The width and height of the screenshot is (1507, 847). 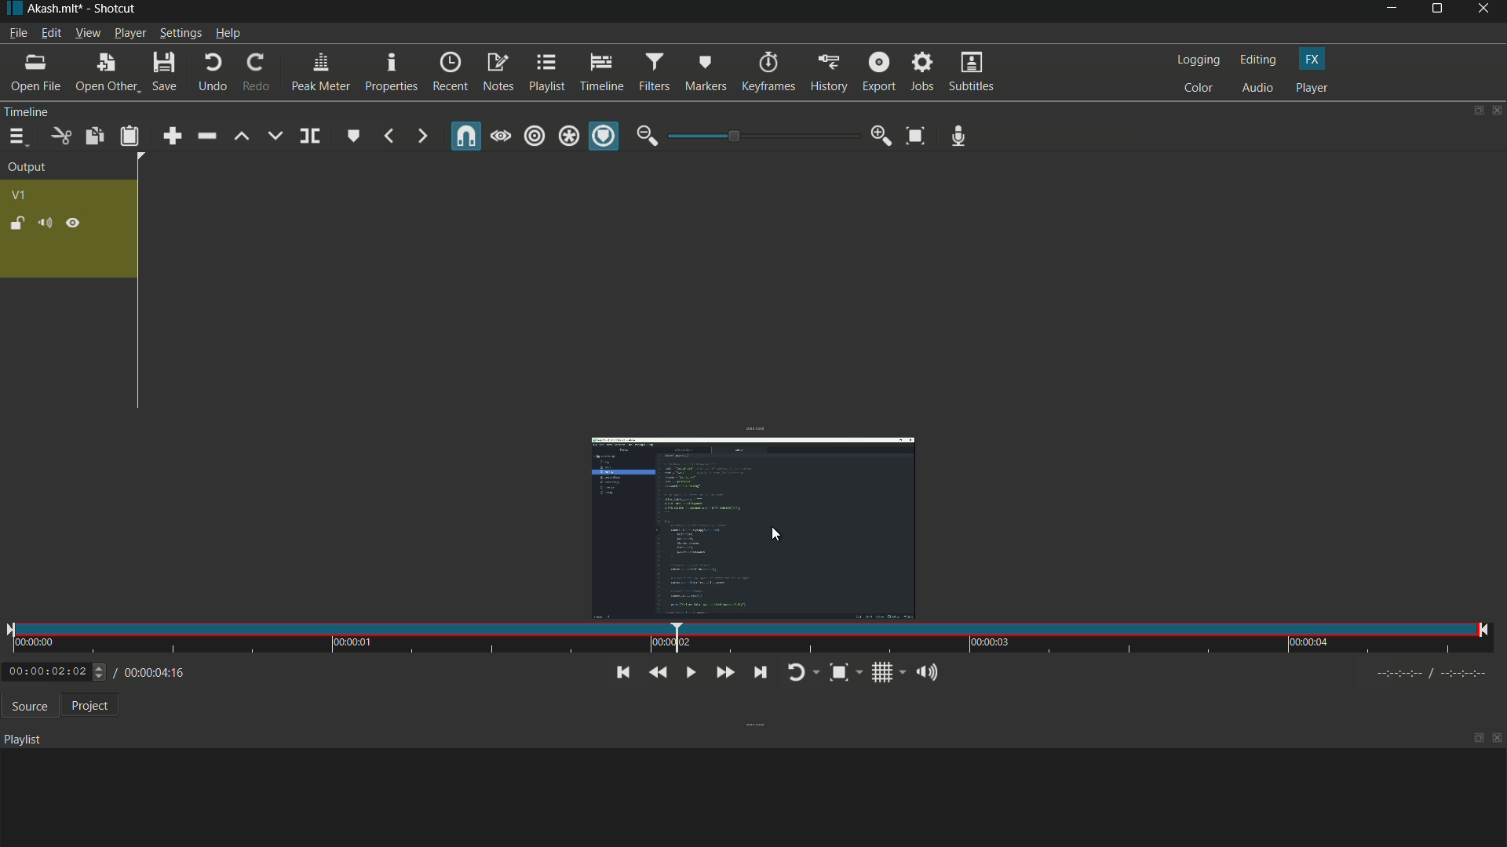 What do you see at coordinates (26, 706) in the screenshot?
I see `source` at bounding box center [26, 706].